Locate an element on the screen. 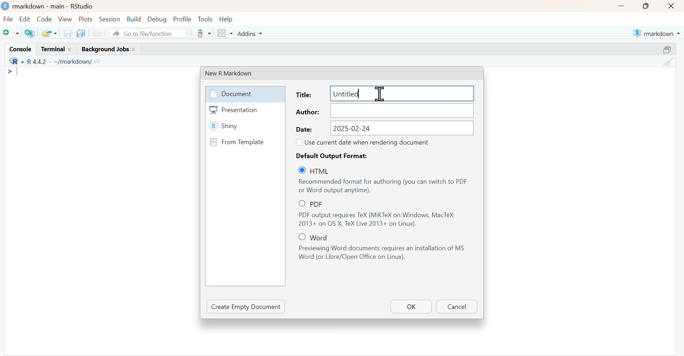 The width and height of the screenshot is (684, 356). Date - 2025-02-24 is located at coordinates (384, 128).